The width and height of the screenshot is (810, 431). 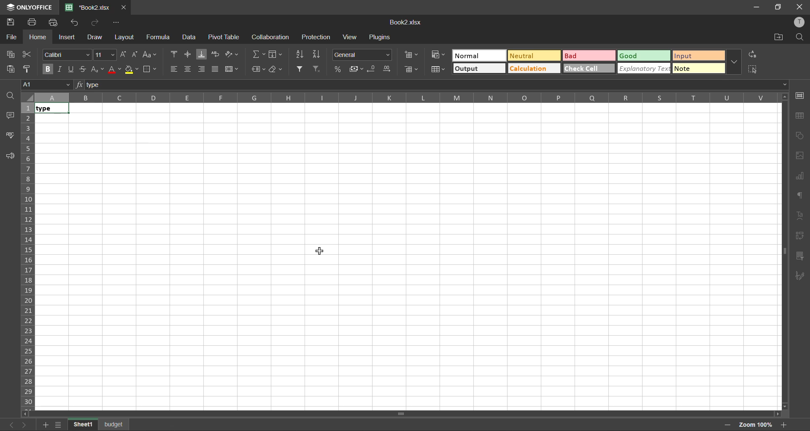 I want to click on font style, so click(x=65, y=55).